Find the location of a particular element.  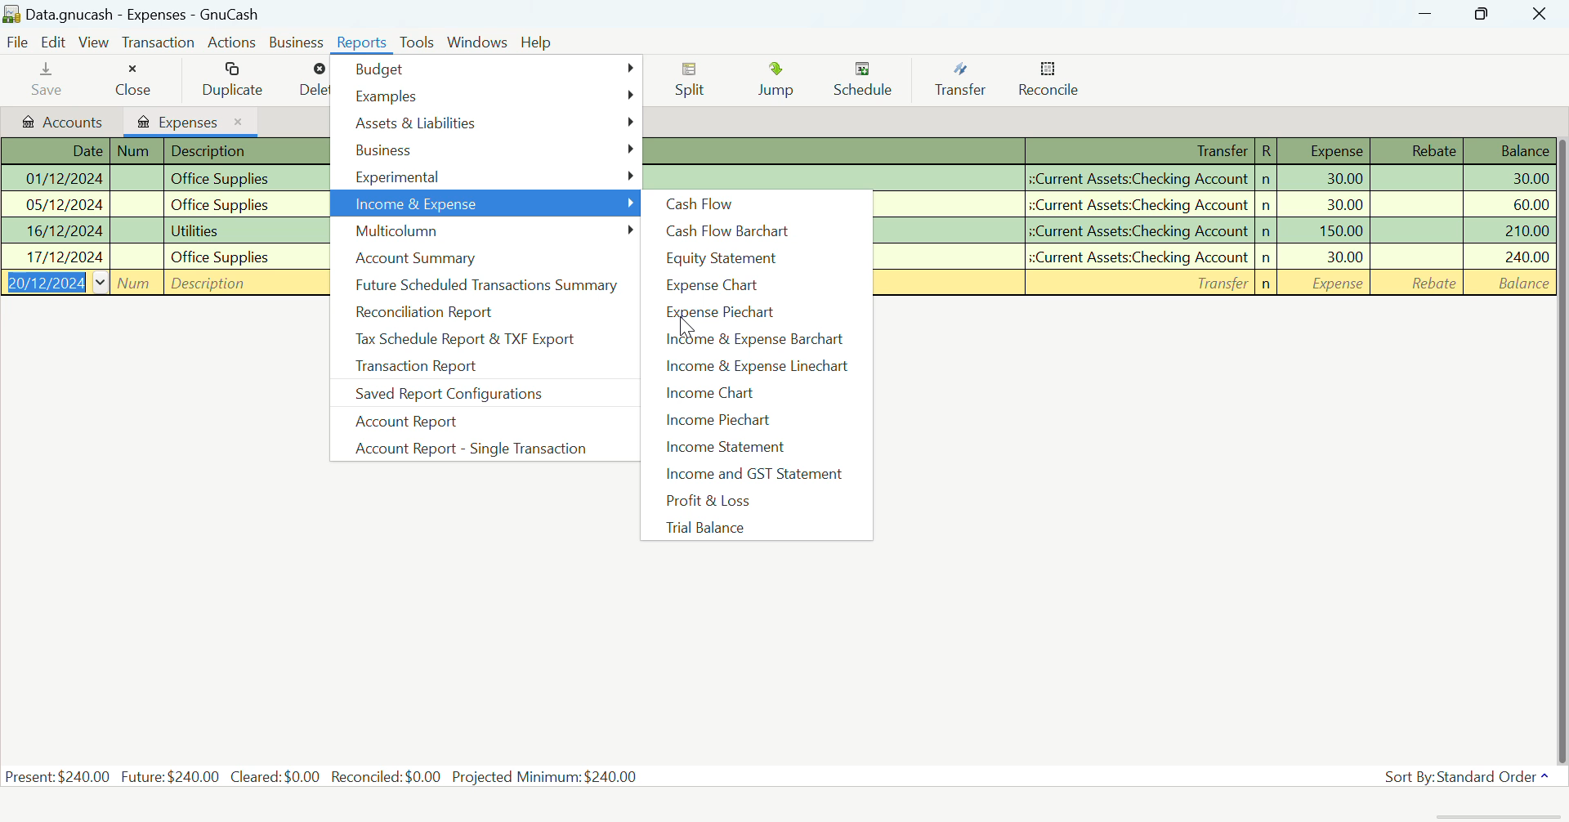

Income & Expense is located at coordinates (487, 203).